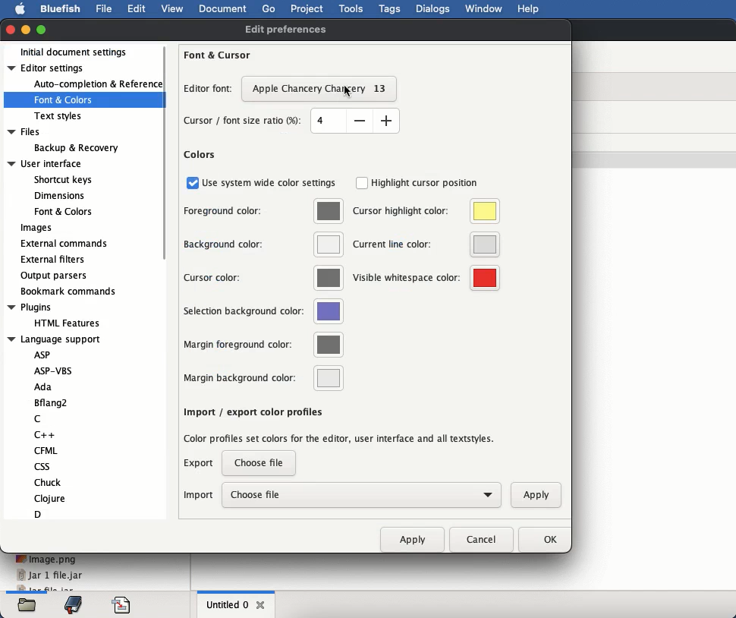  I want to click on bluefish, so click(61, 11).